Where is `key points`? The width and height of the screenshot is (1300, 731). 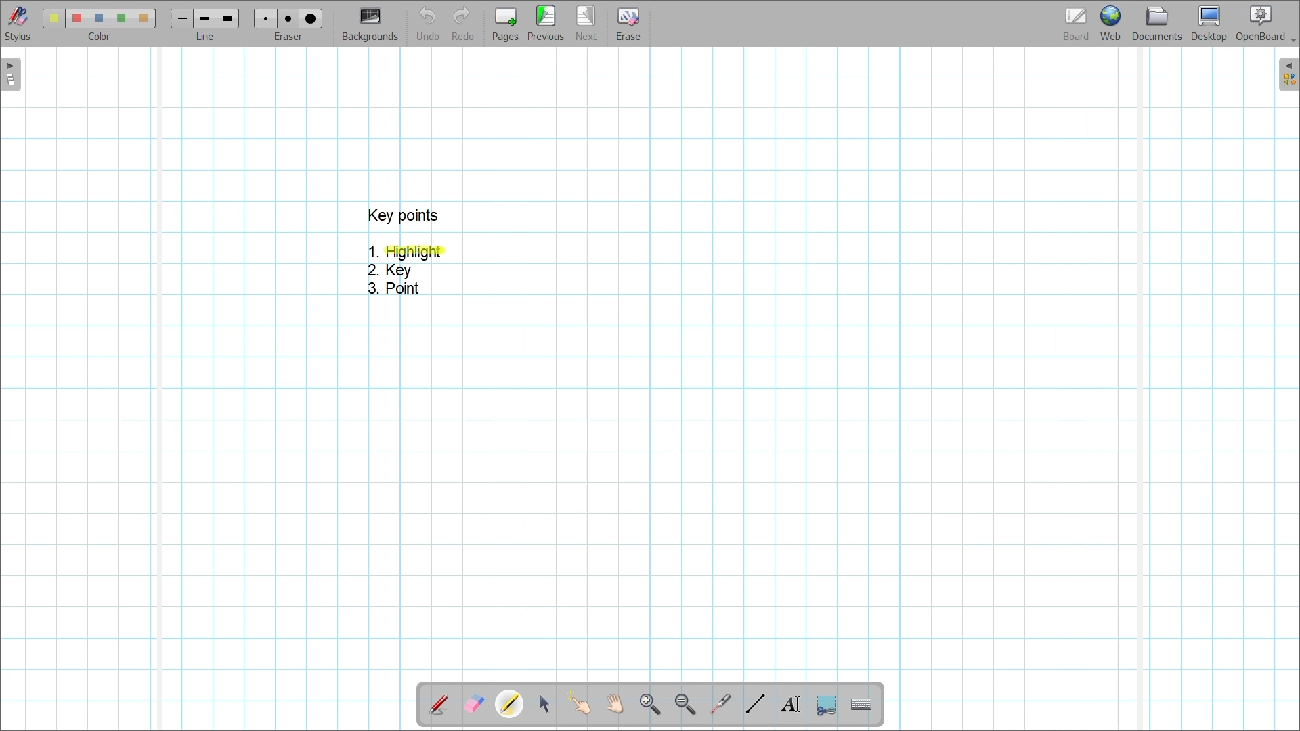
key points is located at coordinates (402, 215).